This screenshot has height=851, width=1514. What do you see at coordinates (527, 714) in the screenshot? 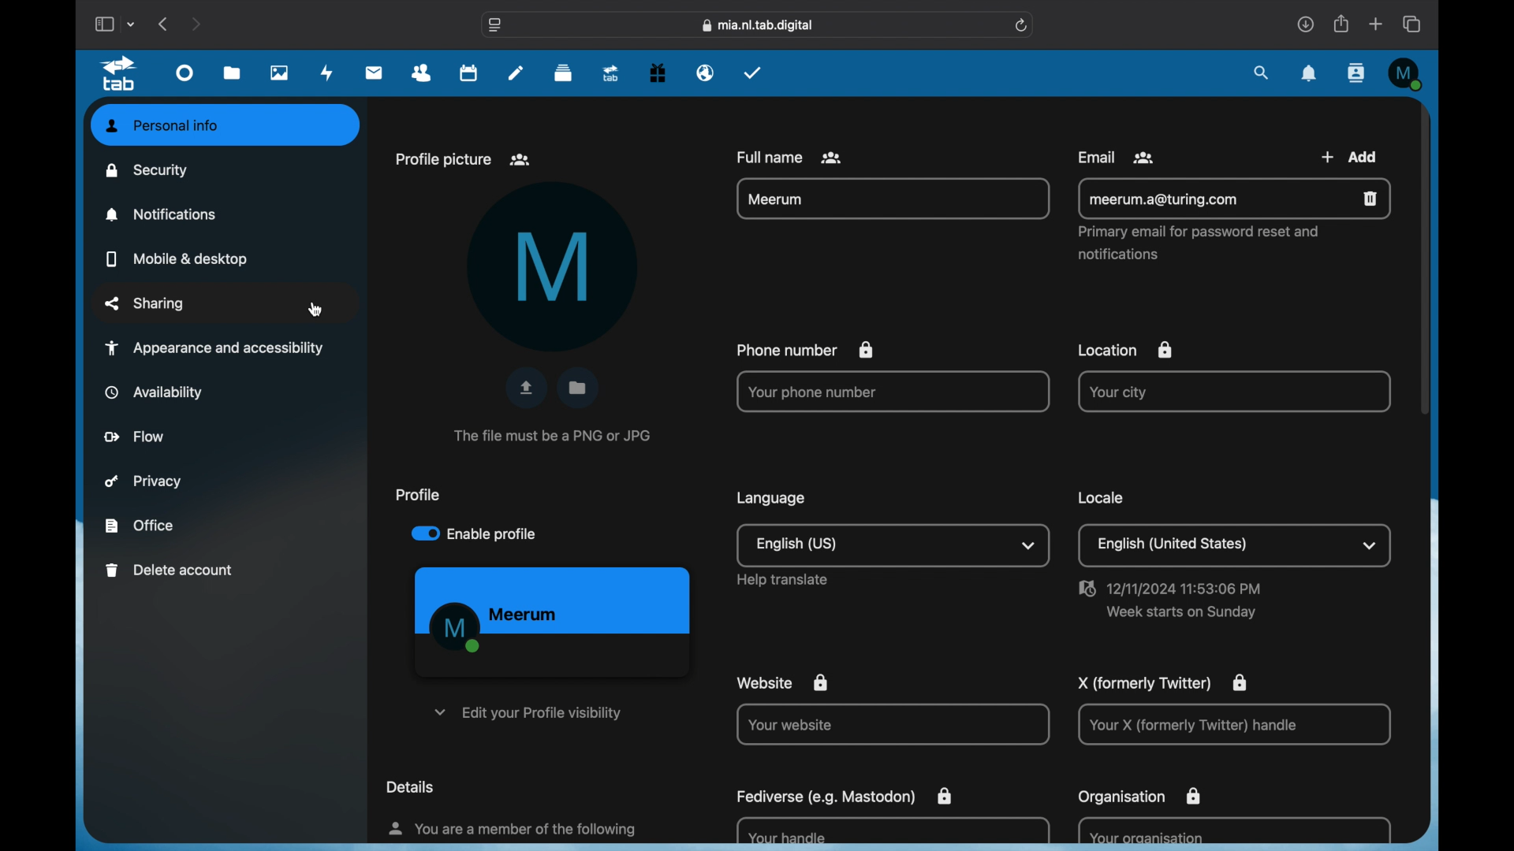
I see `edit your profile visibility` at bounding box center [527, 714].